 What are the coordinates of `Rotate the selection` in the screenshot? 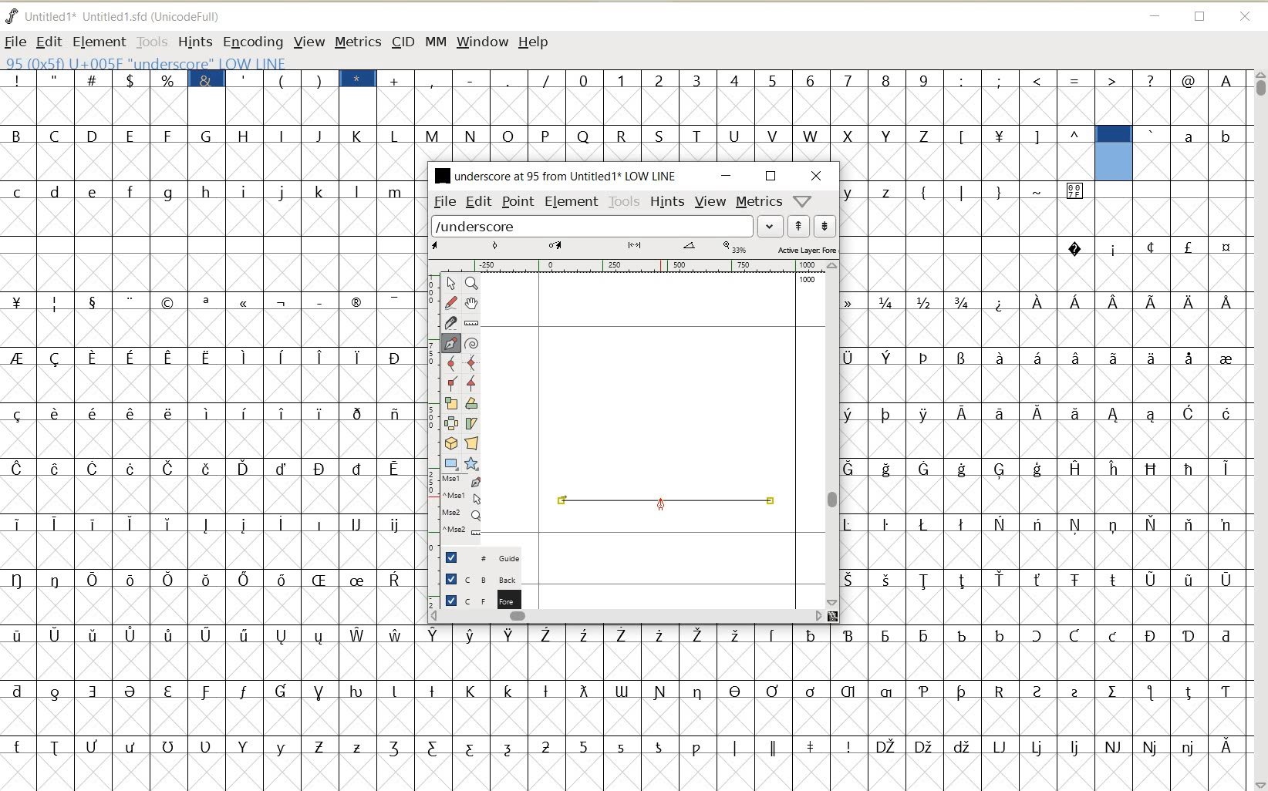 It's located at (472, 403).